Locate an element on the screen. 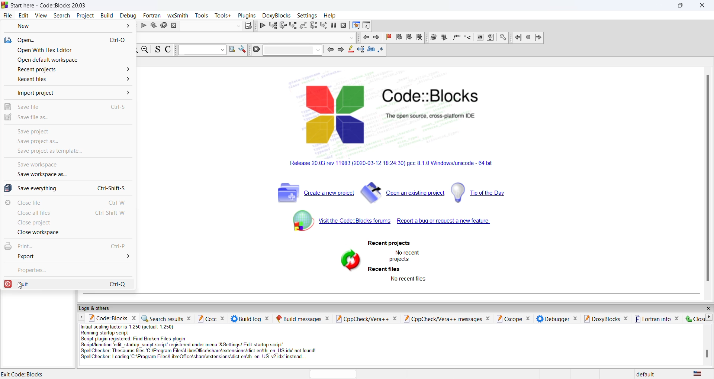  Ctrl-Shift-W is located at coordinates (110, 213).